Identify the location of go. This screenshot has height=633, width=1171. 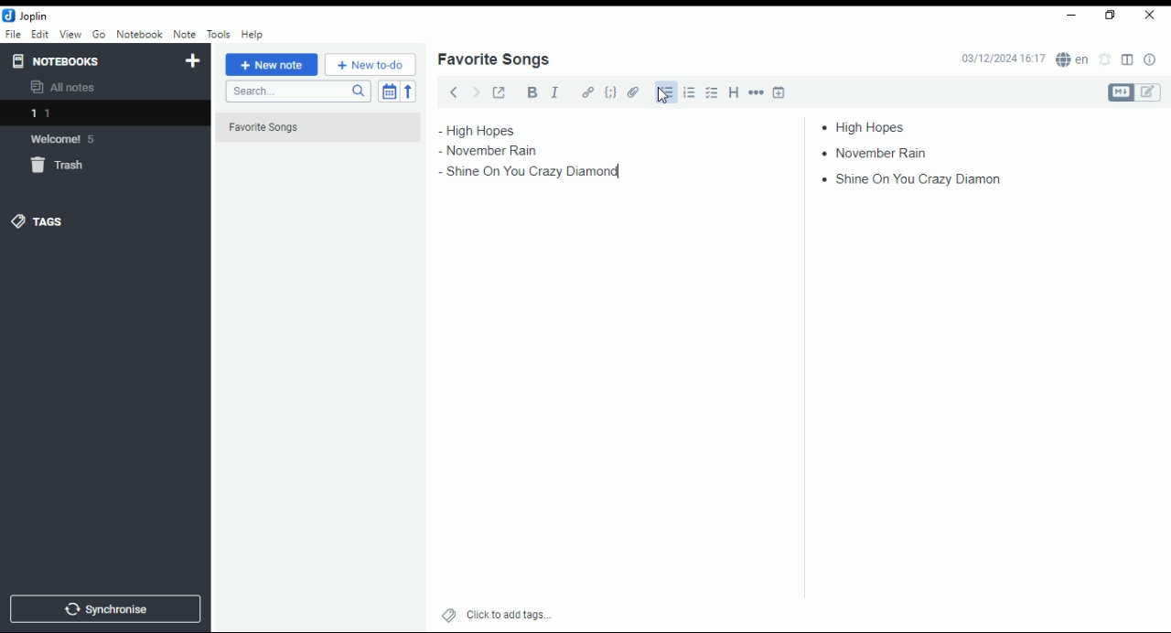
(101, 37).